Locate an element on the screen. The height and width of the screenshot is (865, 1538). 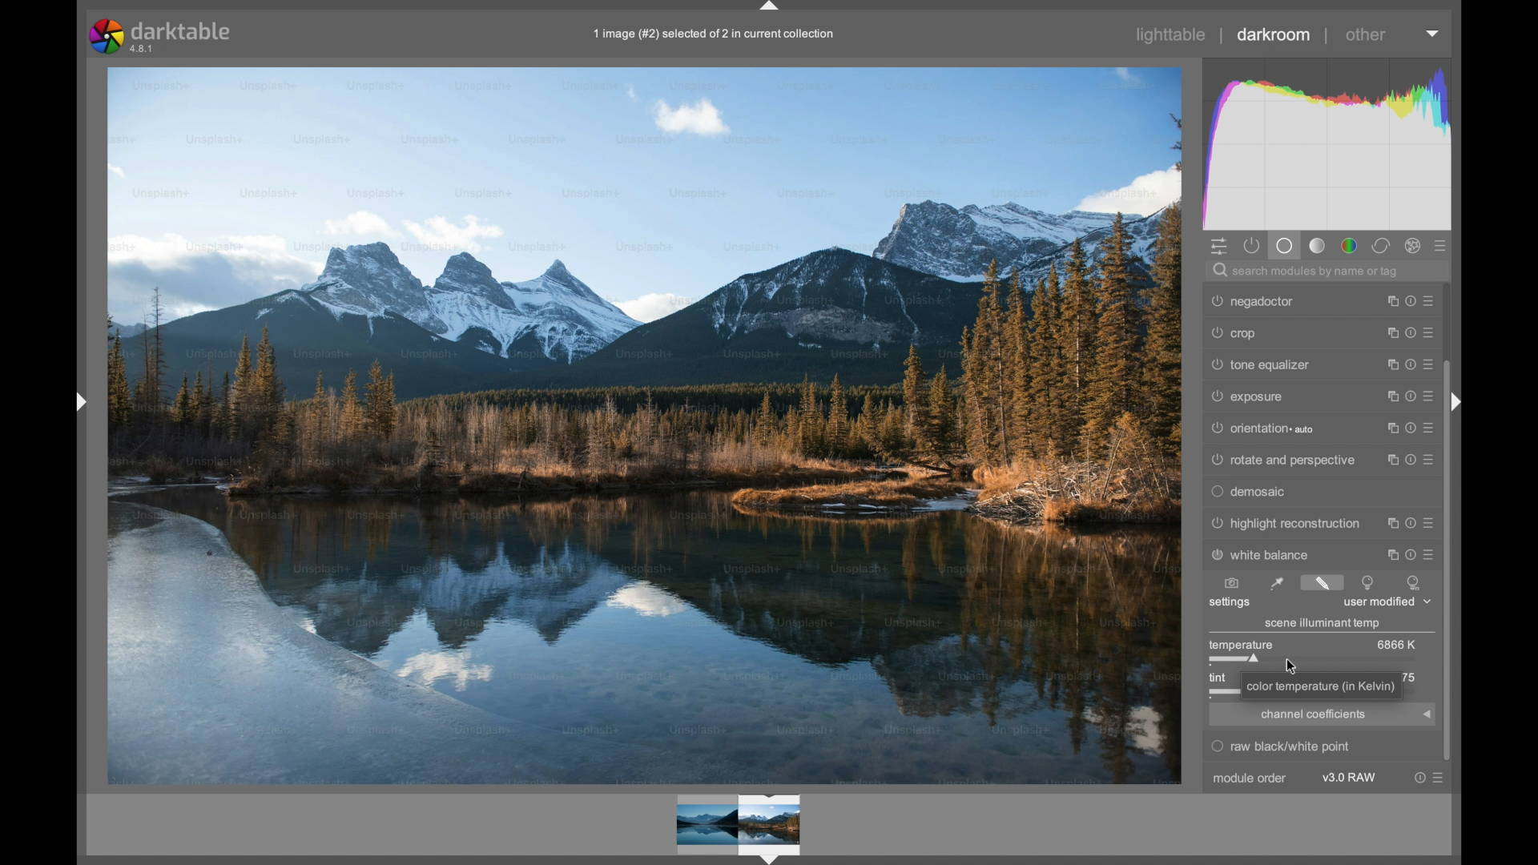
reset parameters is located at coordinates (1409, 360).